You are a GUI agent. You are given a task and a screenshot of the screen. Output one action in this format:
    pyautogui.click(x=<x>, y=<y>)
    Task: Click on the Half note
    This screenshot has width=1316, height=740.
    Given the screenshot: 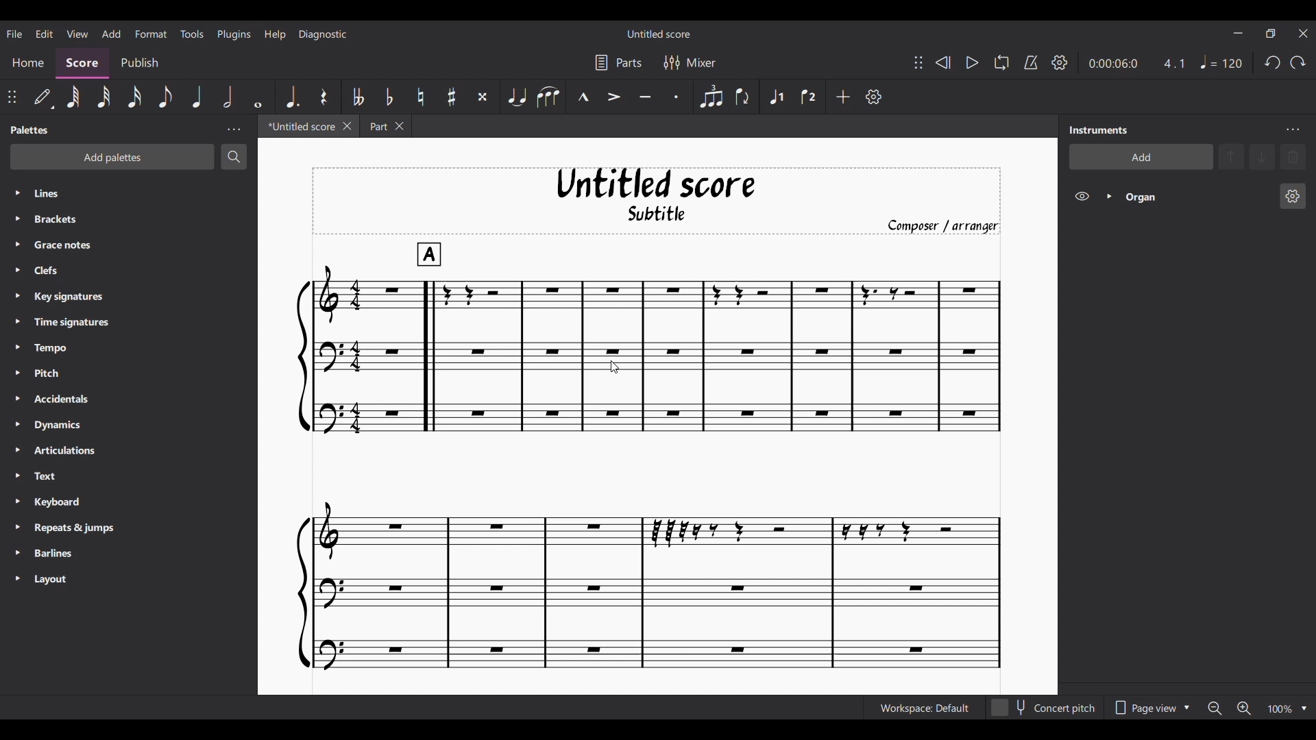 What is the action you would take?
    pyautogui.click(x=228, y=97)
    